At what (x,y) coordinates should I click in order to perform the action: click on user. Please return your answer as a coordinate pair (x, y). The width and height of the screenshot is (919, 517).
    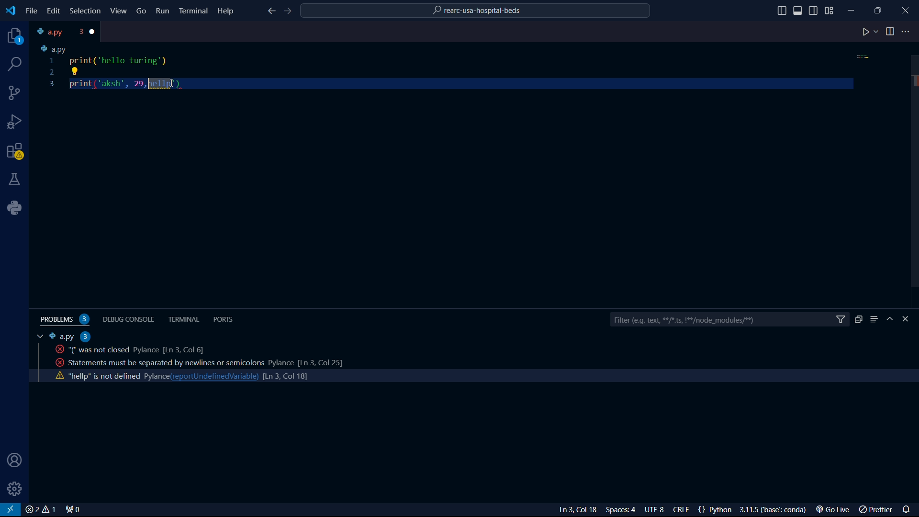
    Looking at the image, I should click on (12, 461).